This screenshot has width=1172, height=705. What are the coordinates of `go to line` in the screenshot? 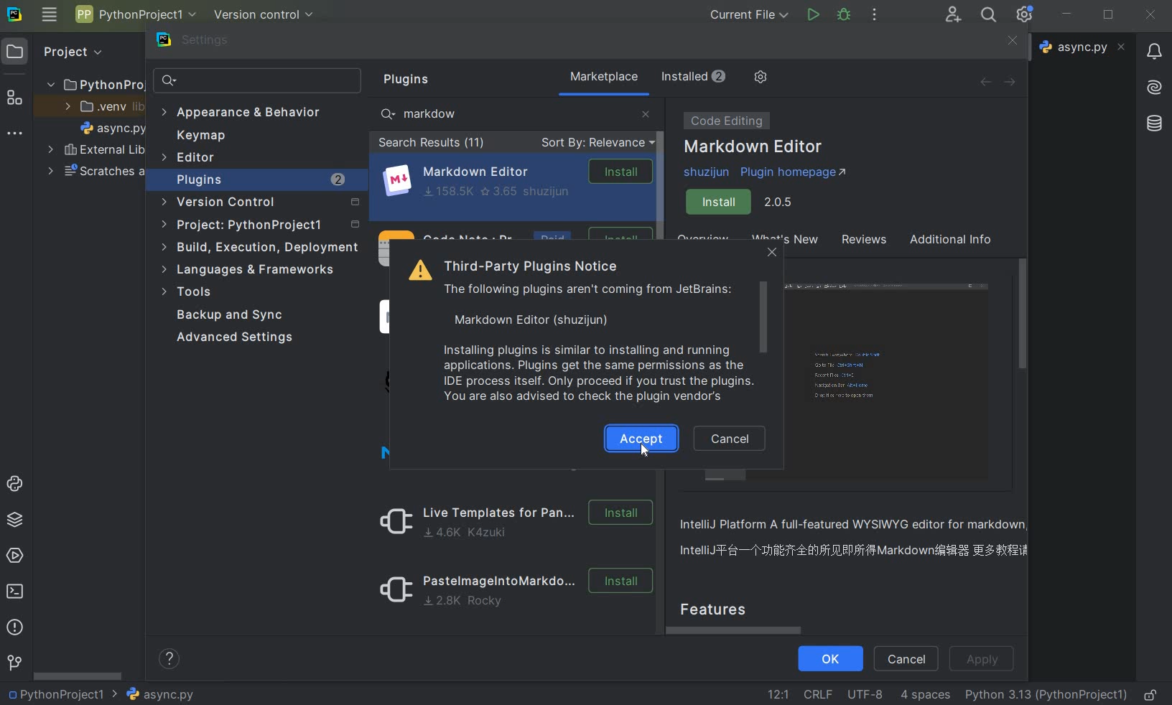 It's located at (778, 693).